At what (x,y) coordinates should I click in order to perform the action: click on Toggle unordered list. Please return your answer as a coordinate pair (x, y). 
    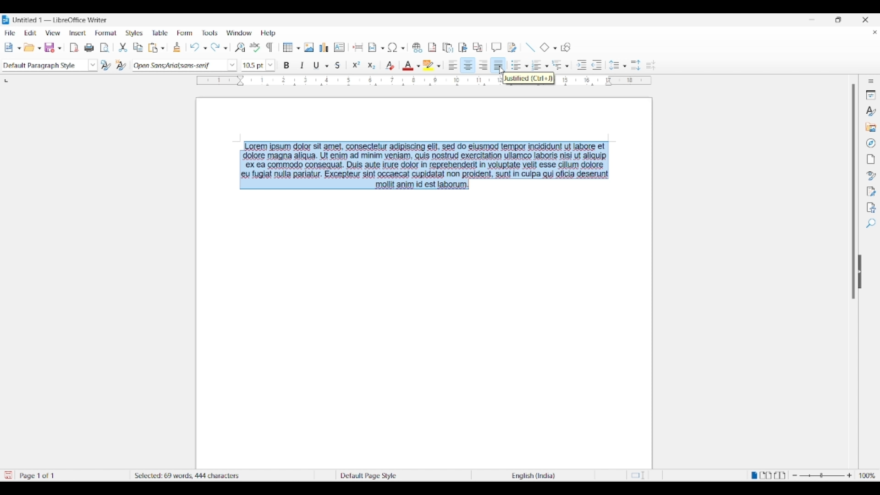
    Looking at the image, I should click on (514, 65).